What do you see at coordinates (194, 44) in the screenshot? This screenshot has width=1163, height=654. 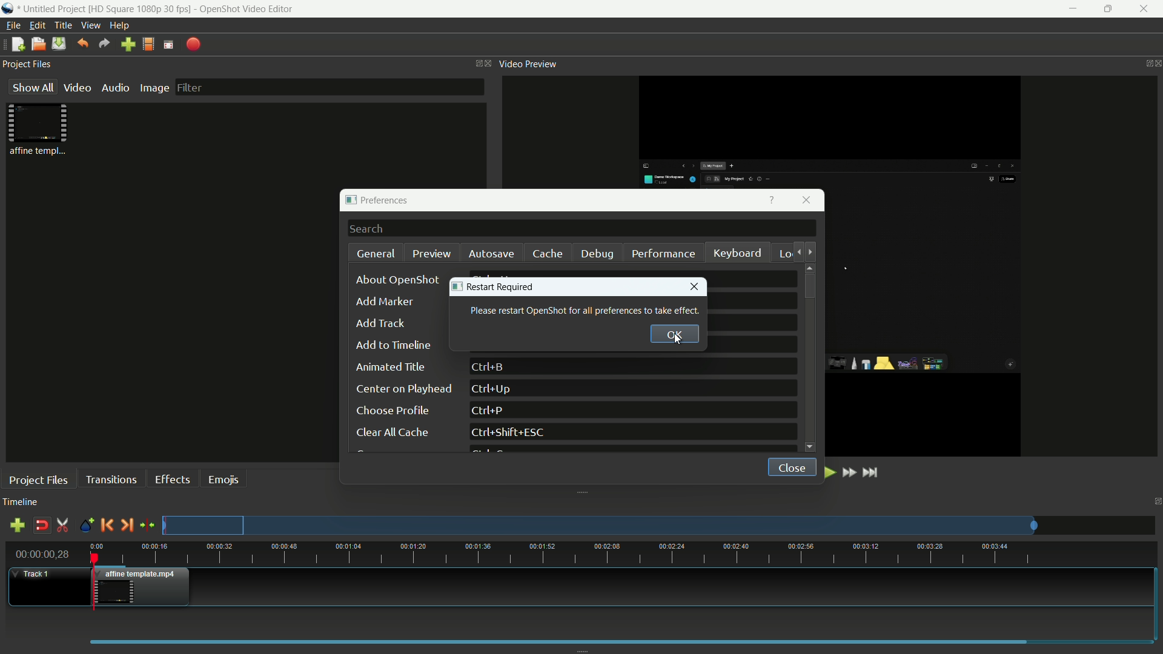 I see `export` at bounding box center [194, 44].